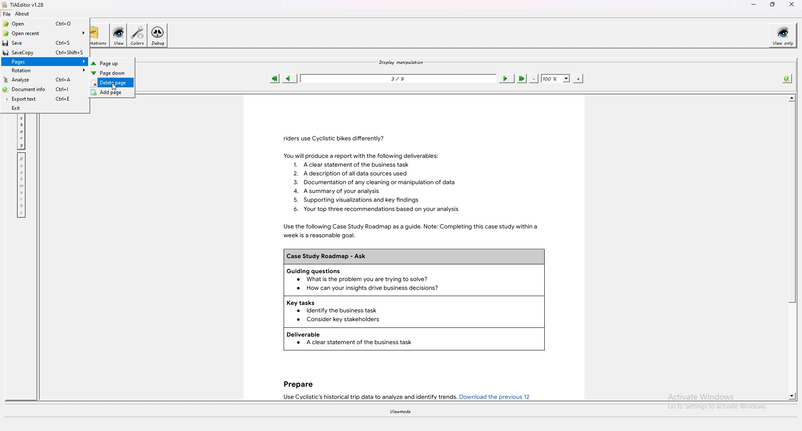 Image resolution: width=802 pixels, height=431 pixels. Describe the element at coordinates (275, 78) in the screenshot. I see `first page` at that location.